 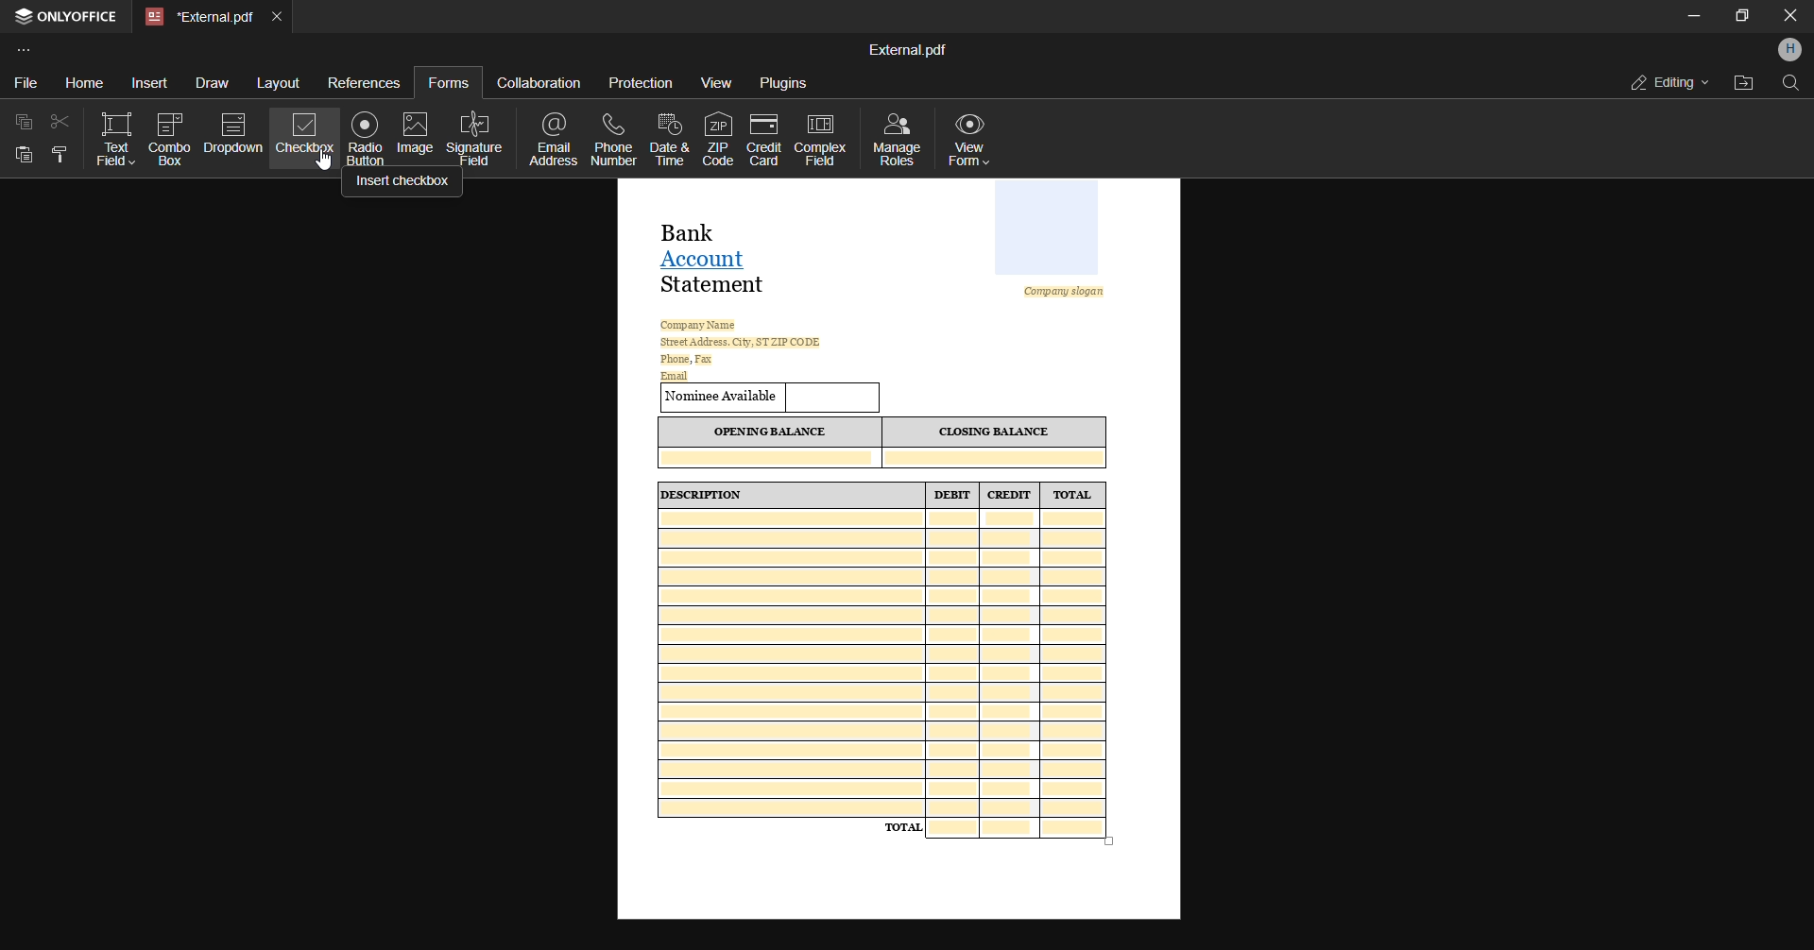 What do you see at coordinates (22, 155) in the screenshot?
I see `paste` at bounding box center [22, 155].